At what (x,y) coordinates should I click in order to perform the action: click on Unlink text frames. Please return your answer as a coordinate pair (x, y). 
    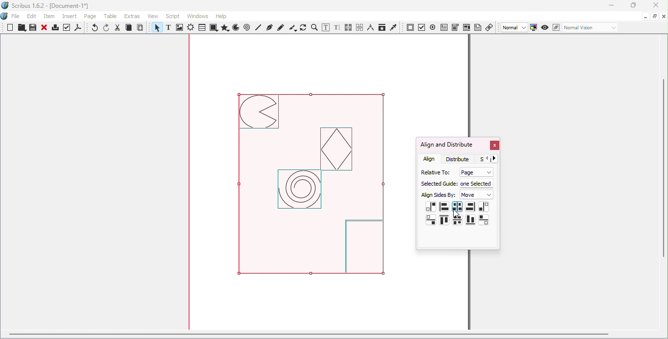
    Looking at the image, I should click on (359, 27).